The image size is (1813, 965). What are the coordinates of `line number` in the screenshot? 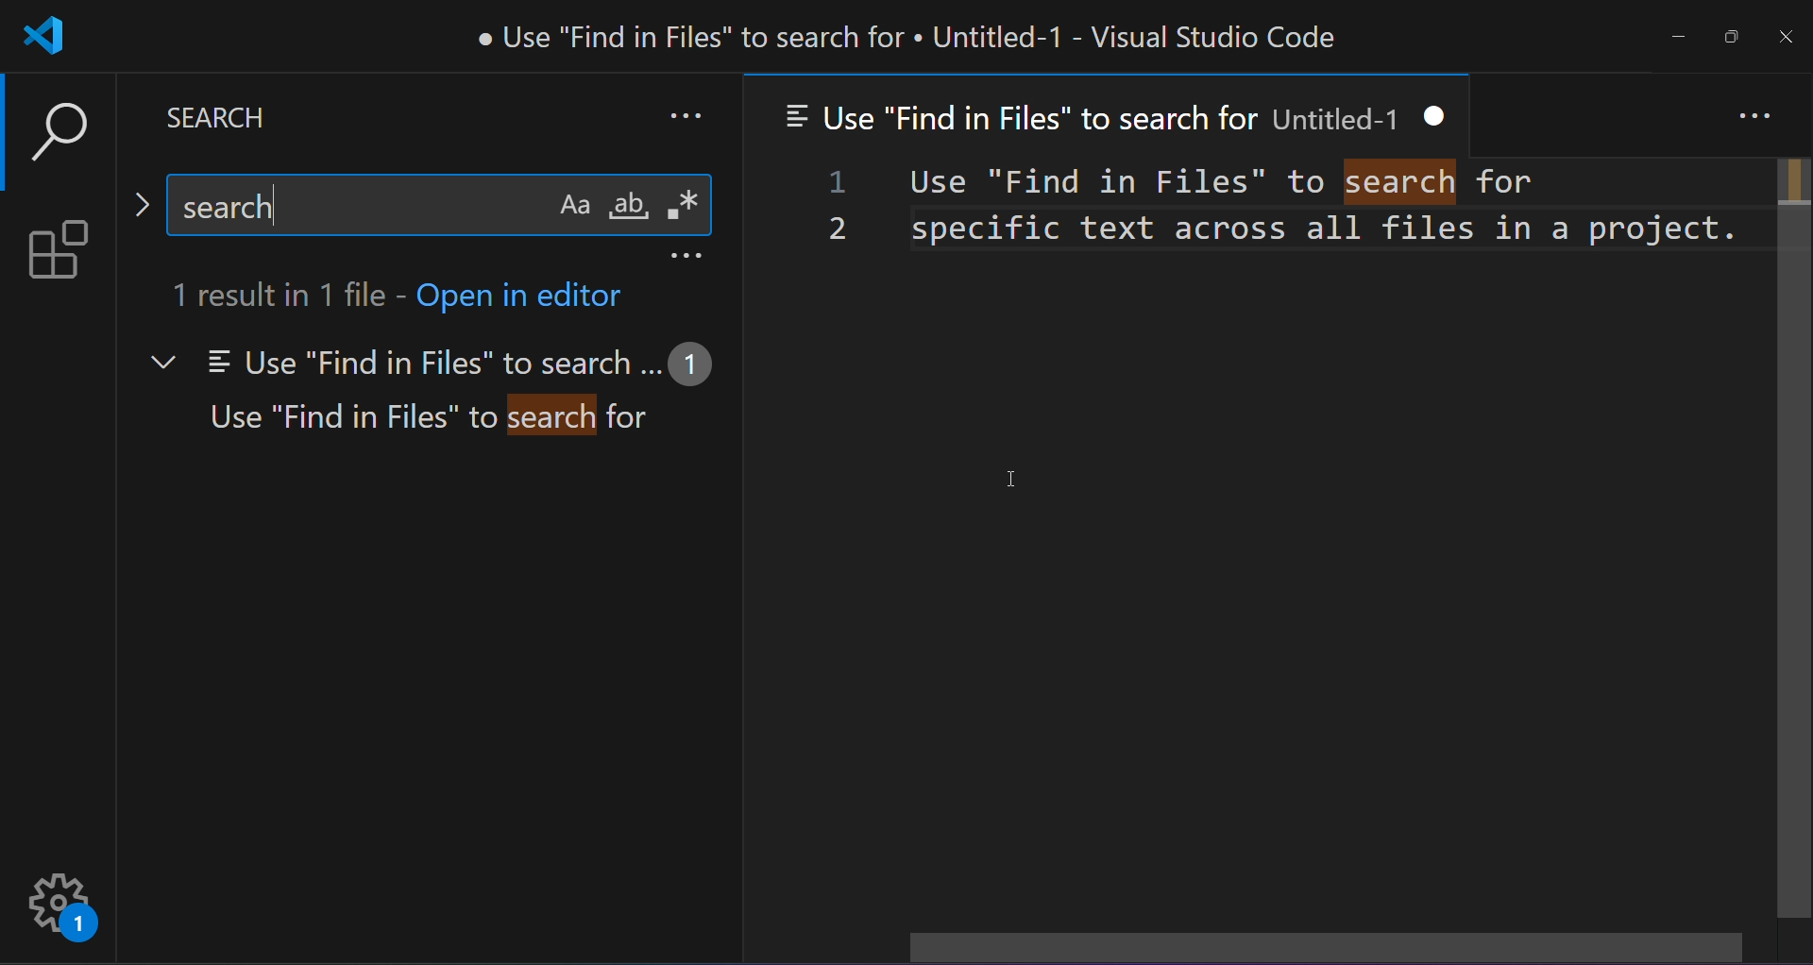 It's located at (837, 206).